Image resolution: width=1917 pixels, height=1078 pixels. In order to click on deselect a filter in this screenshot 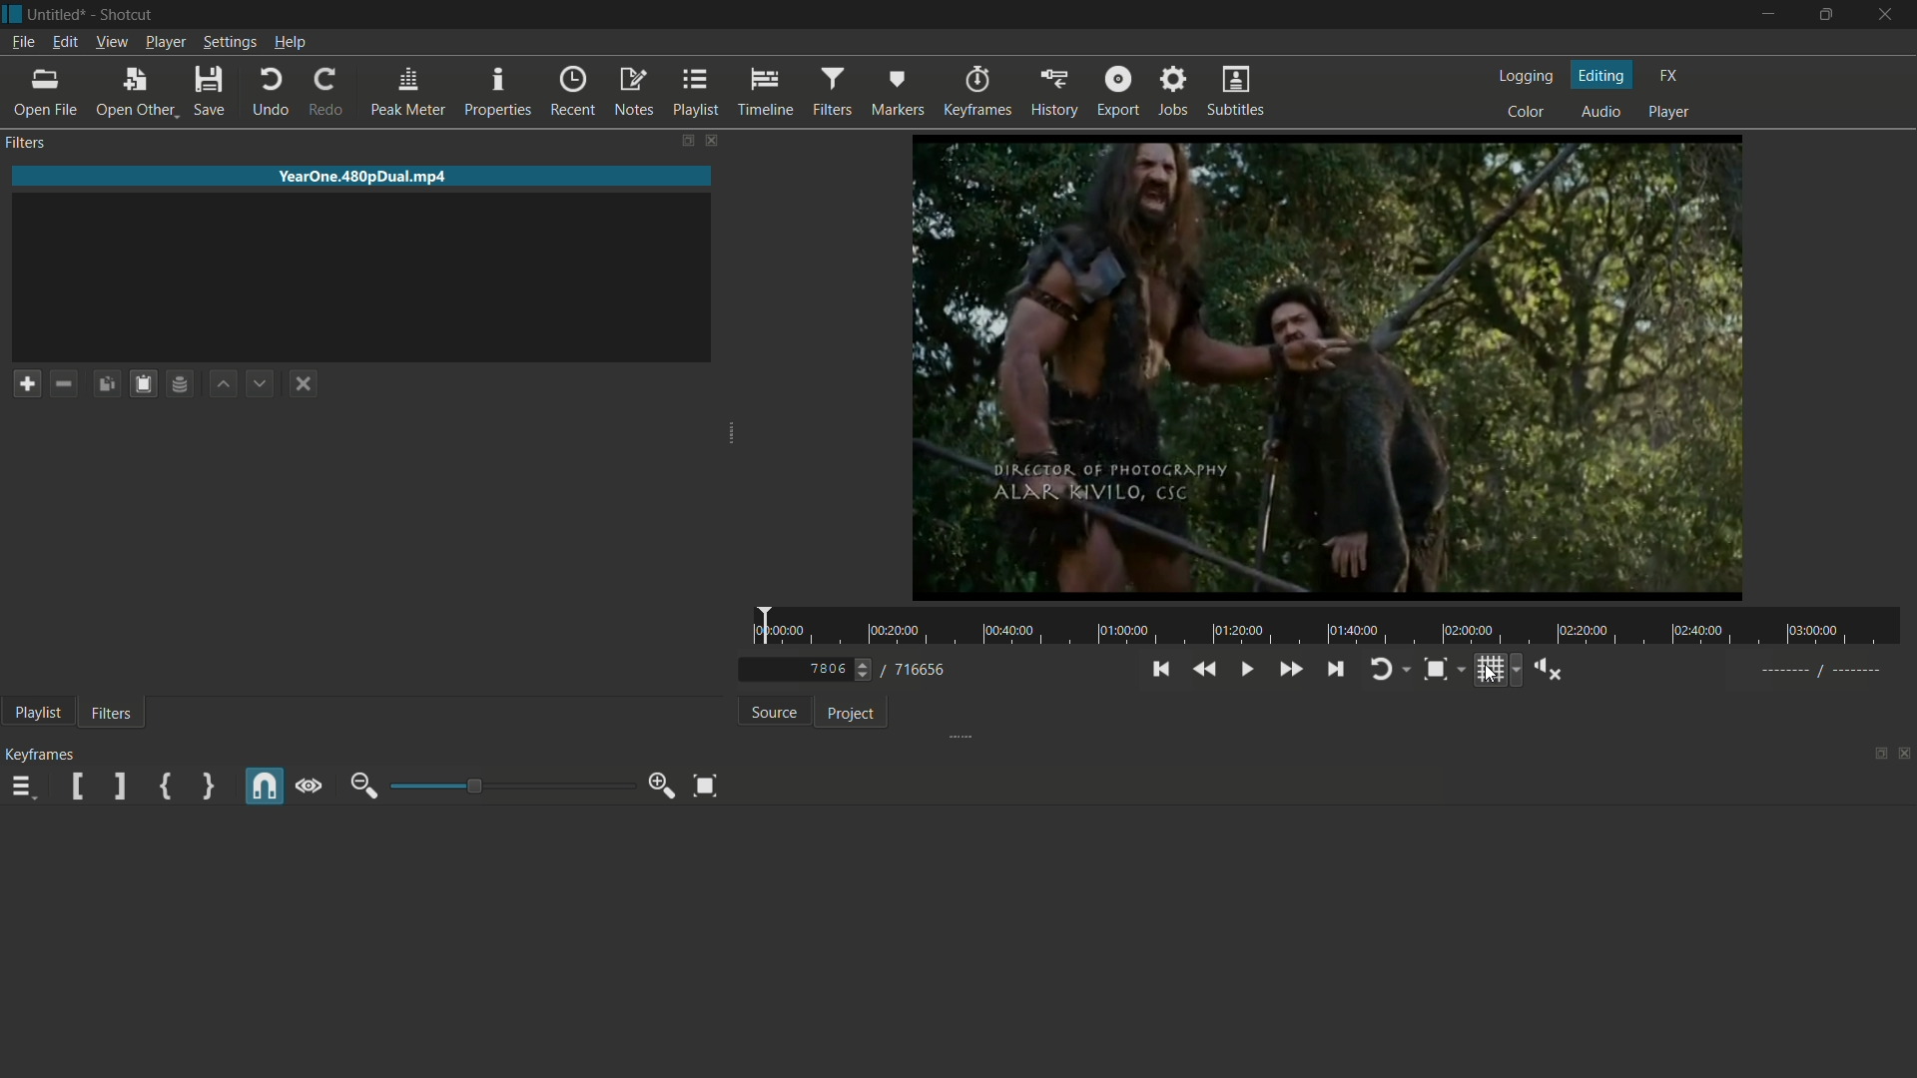, I will do `click(306, 383)`.